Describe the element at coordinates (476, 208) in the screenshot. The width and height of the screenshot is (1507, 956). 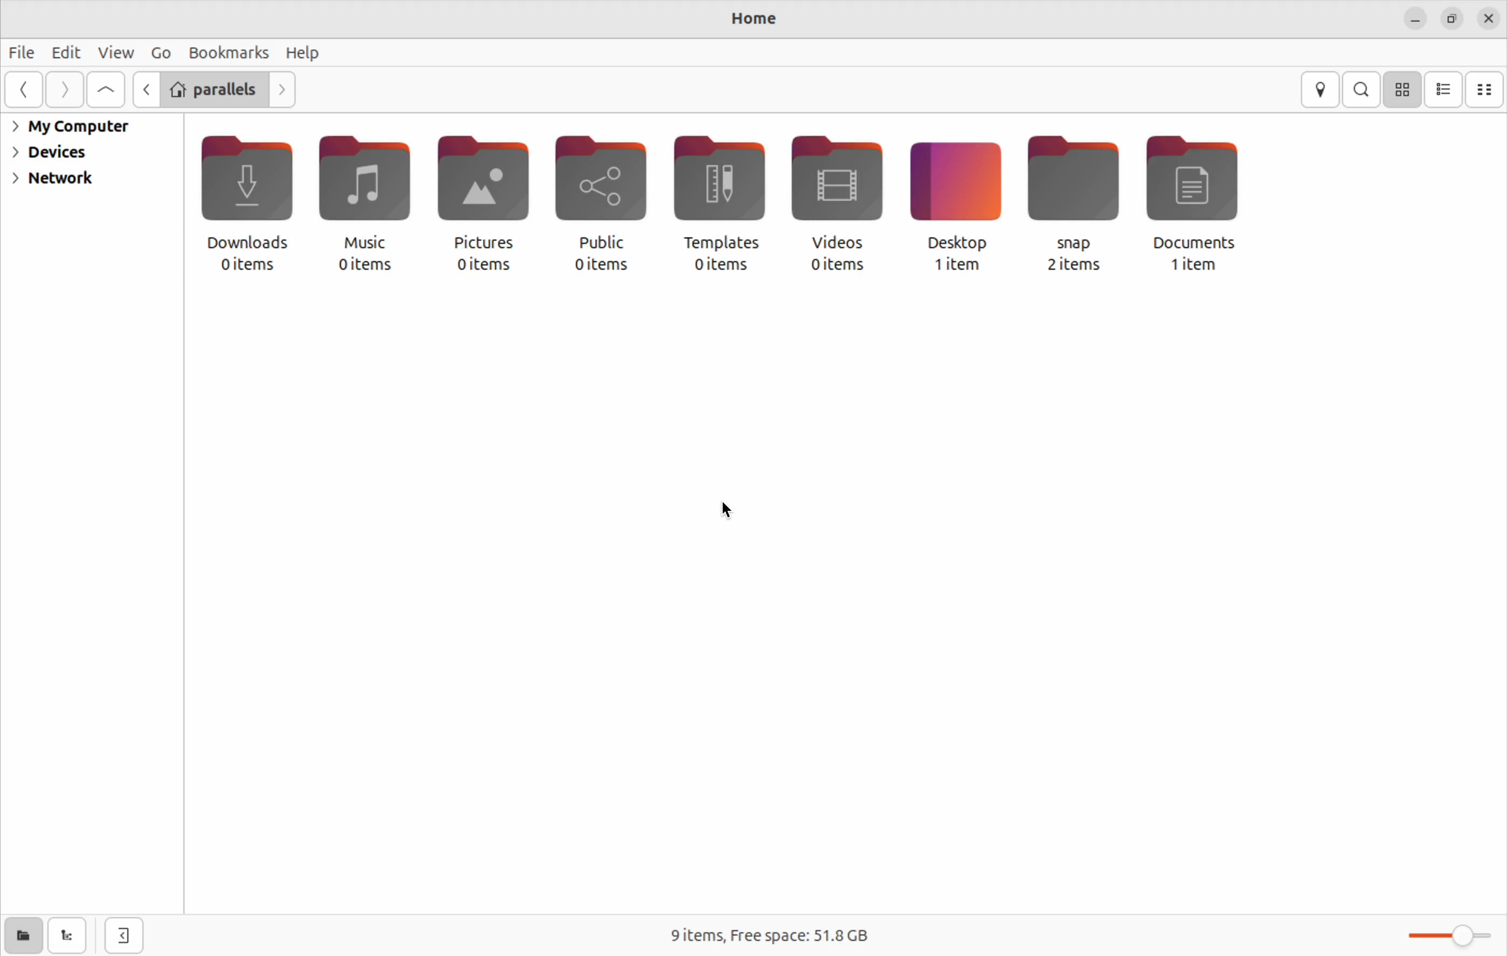
I see `pictures 0 items` at that location.